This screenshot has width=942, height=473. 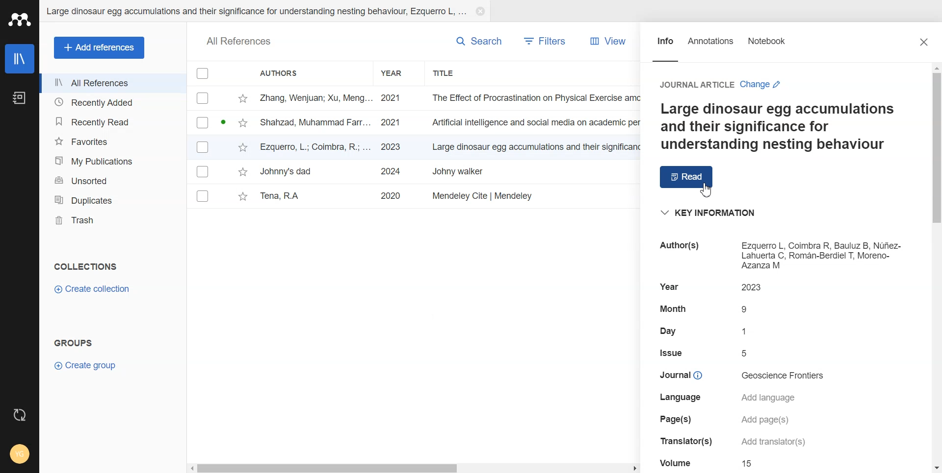 What do you see at coordinates (776, 127) in the screenshot?
I see `Text` at bounding box center [776, 127].